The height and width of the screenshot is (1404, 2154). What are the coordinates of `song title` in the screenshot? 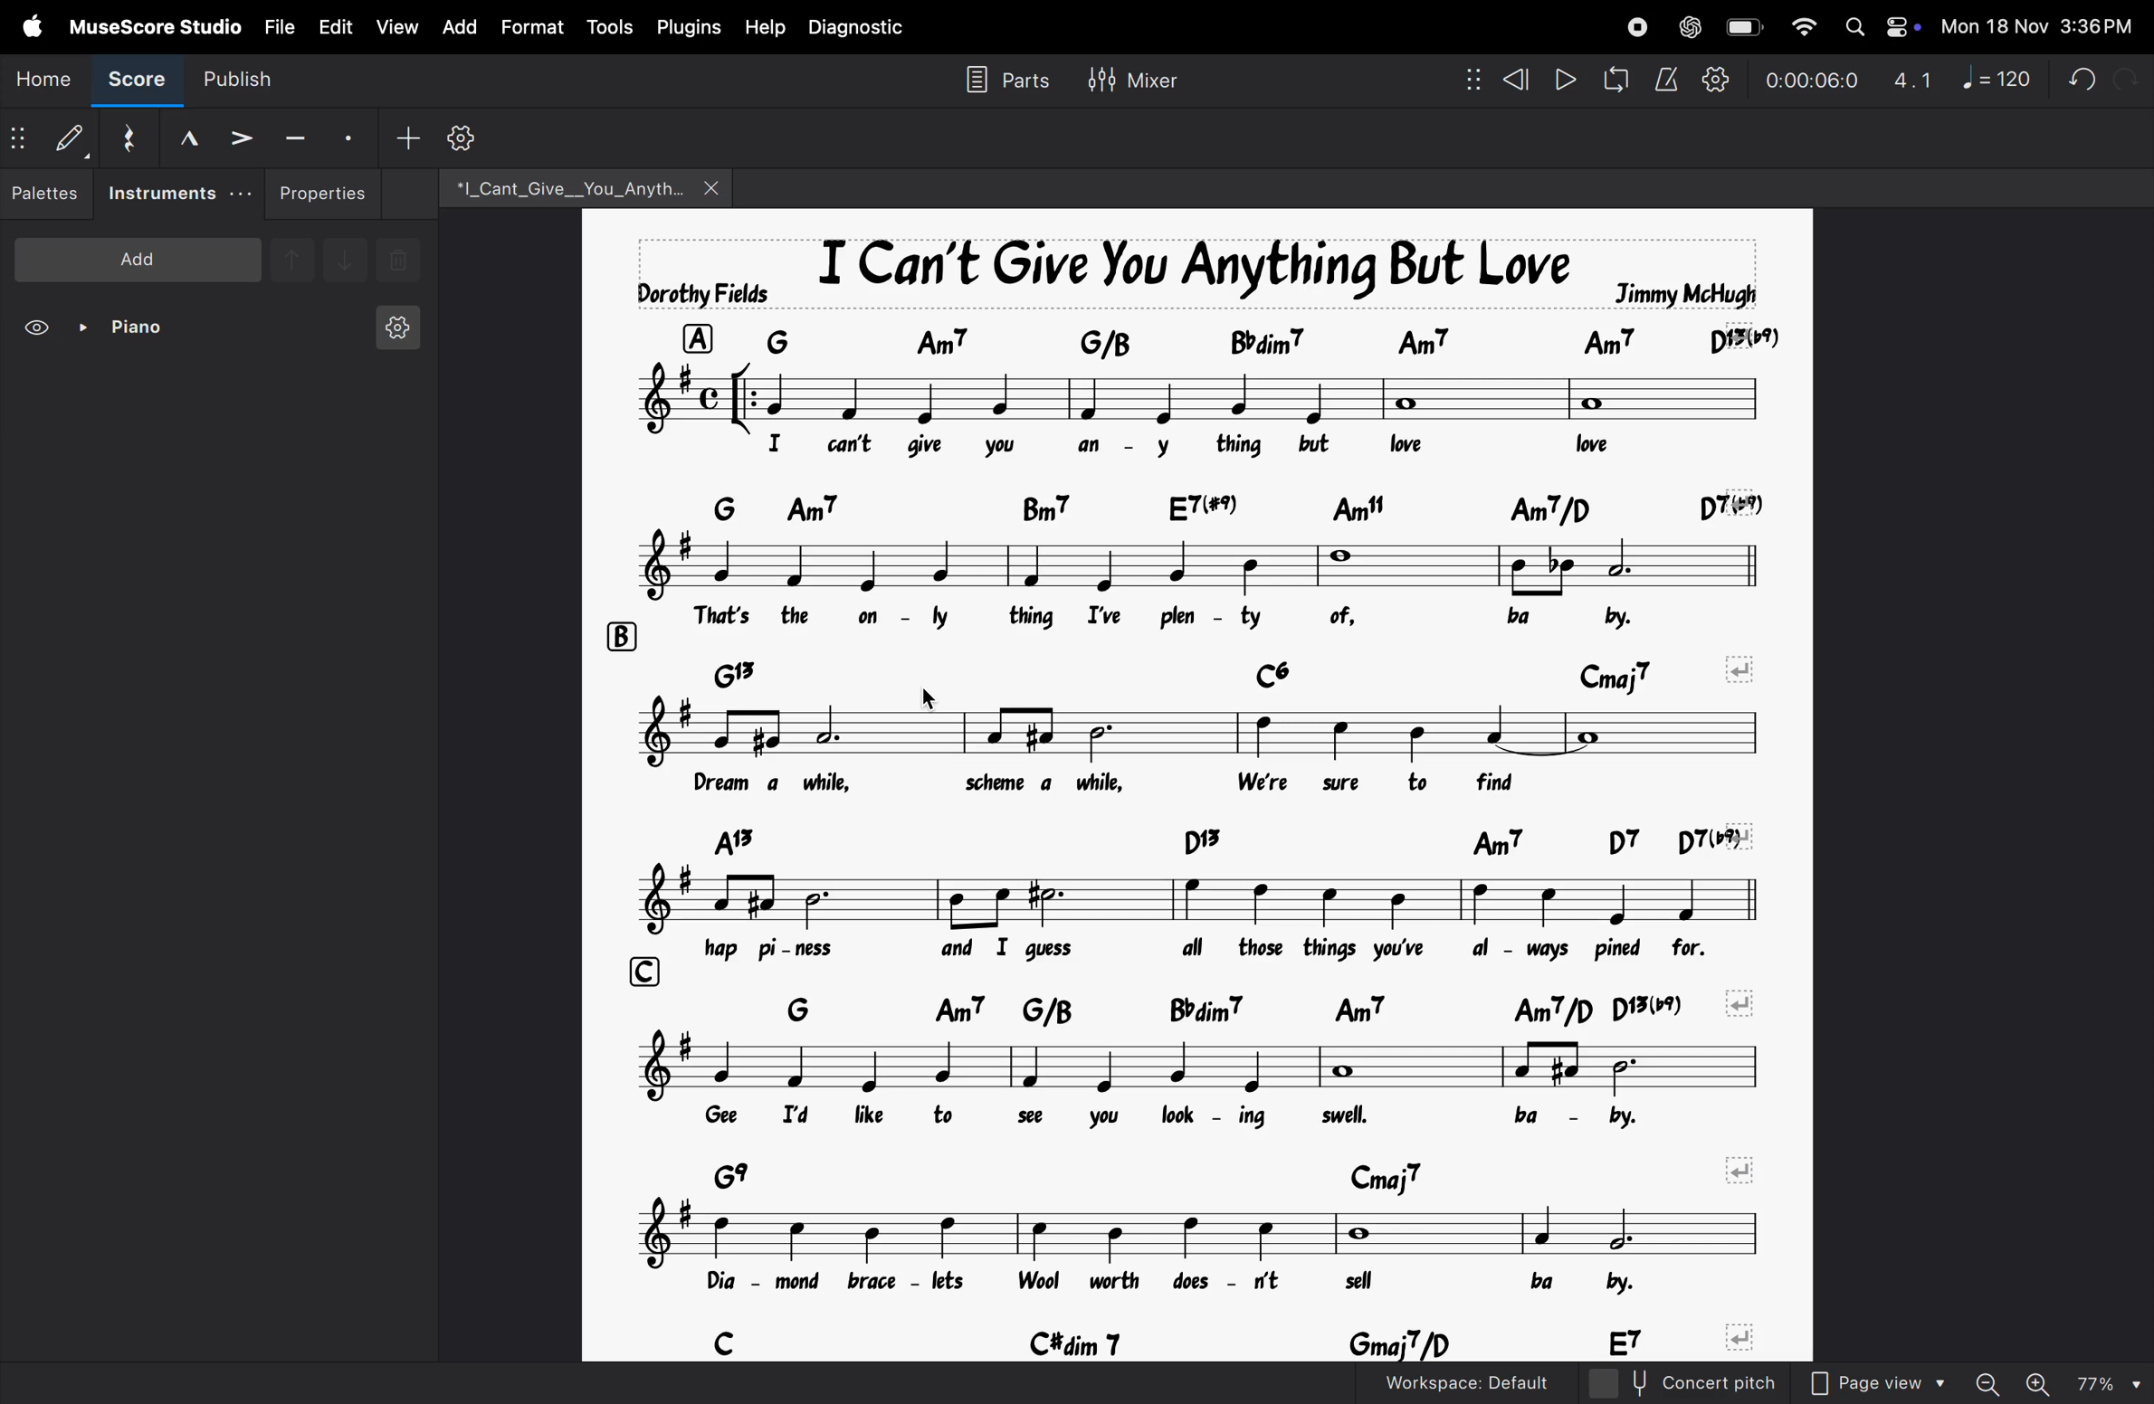 It's located at (1183, 273).